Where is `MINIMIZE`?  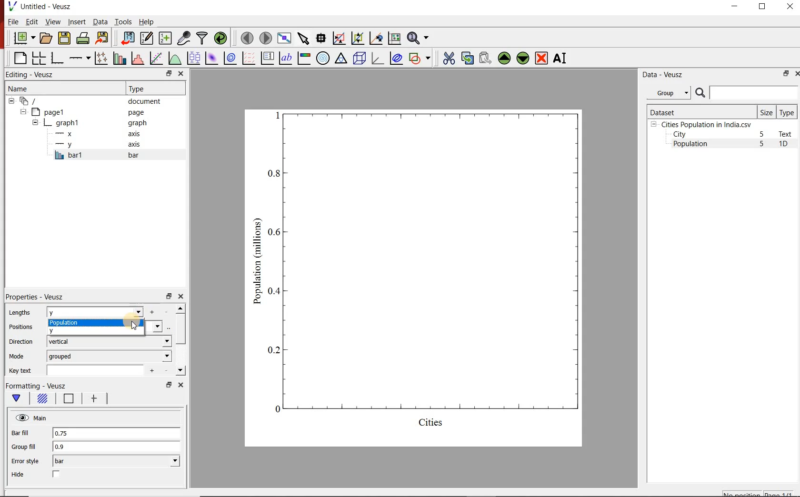 MINIMIZE is located at coordinates (735, 6).